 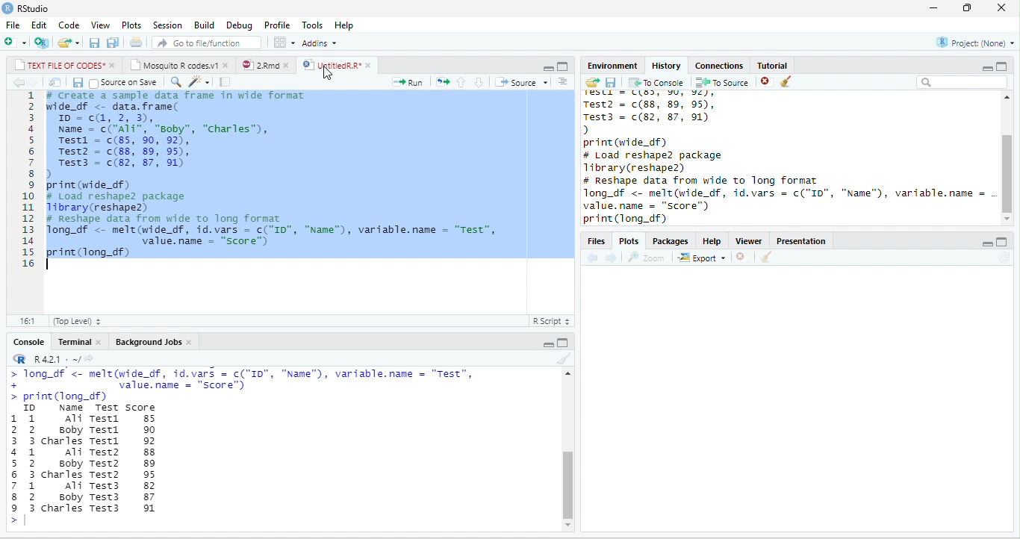 What do you see at coordinates (13, 462) in the screenshot?
I see `123456789` at bounding box center [13, 462].